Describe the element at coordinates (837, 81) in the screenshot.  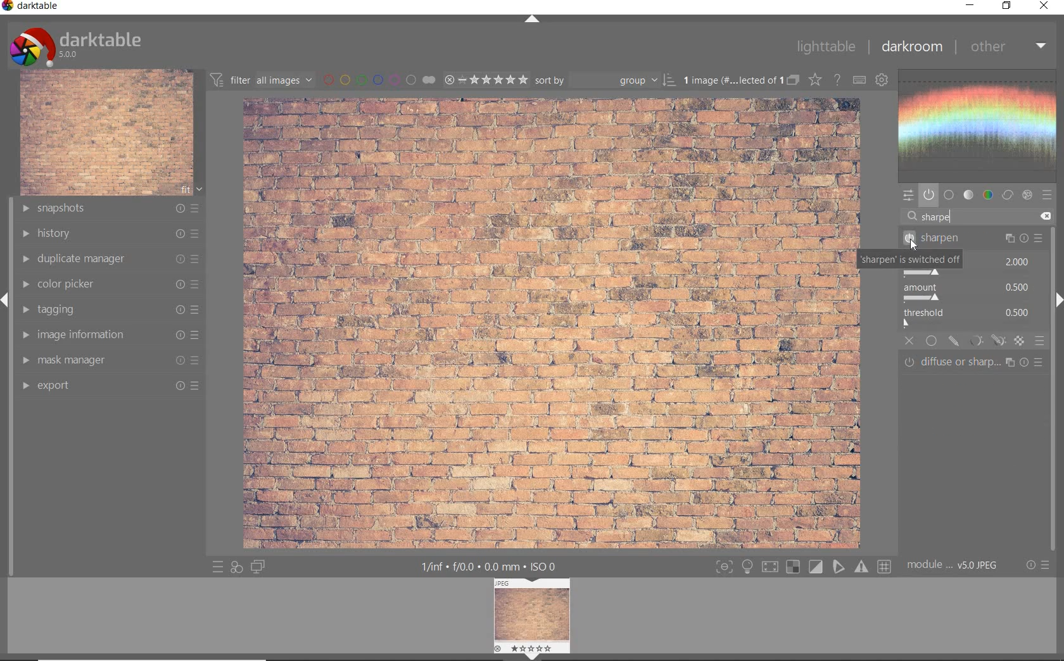
I see `enable for online help` at that location.